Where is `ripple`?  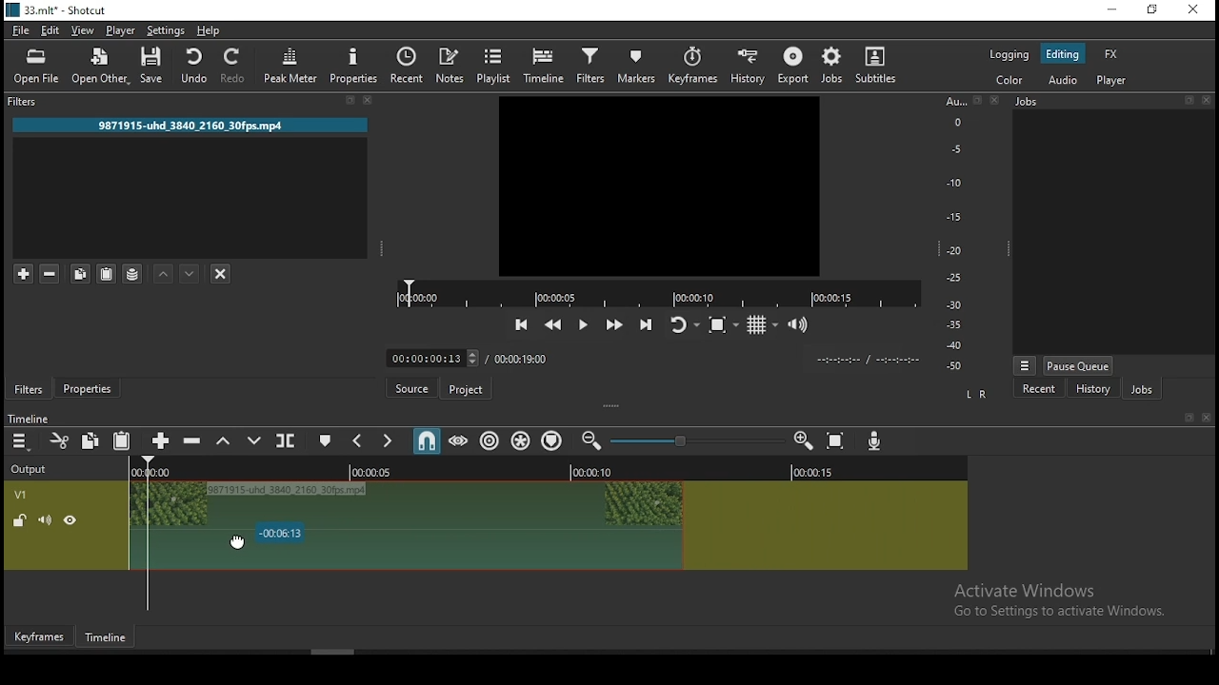 ripple is located at coordinates (491, 441).